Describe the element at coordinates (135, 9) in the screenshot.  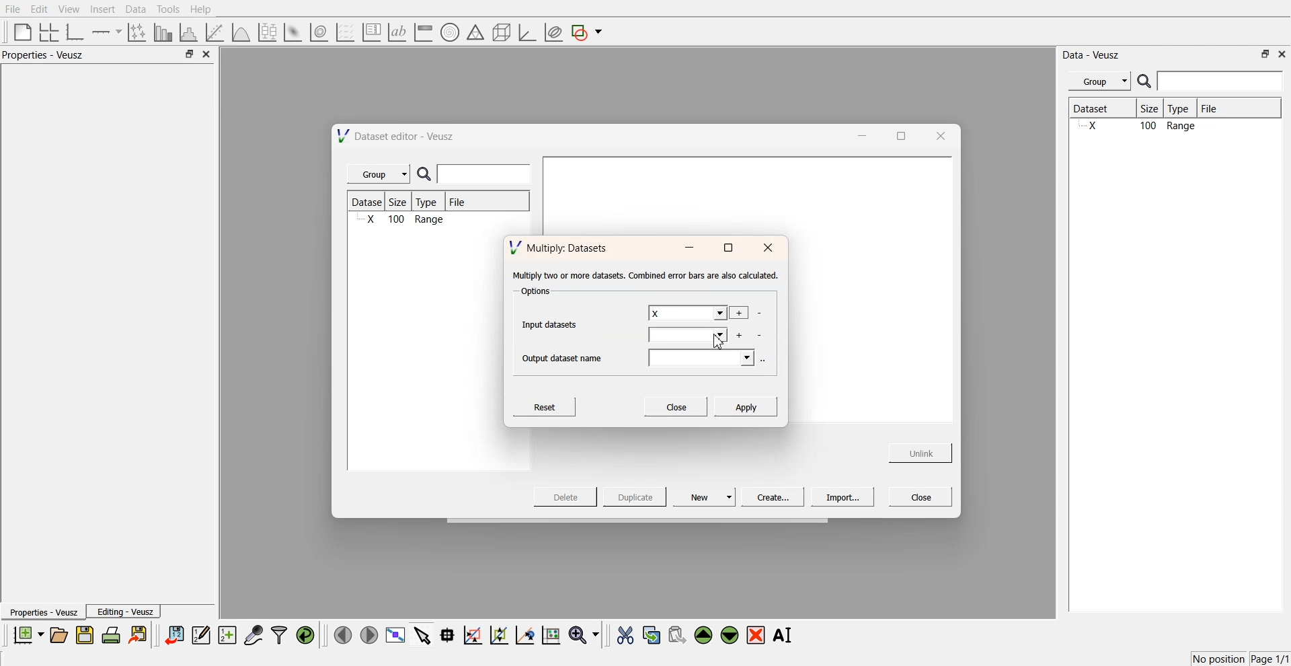
I see `Data` at that location.